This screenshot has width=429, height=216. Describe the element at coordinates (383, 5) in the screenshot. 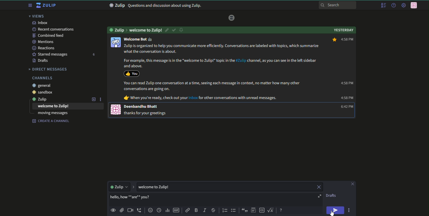

I see `menu` at that location.